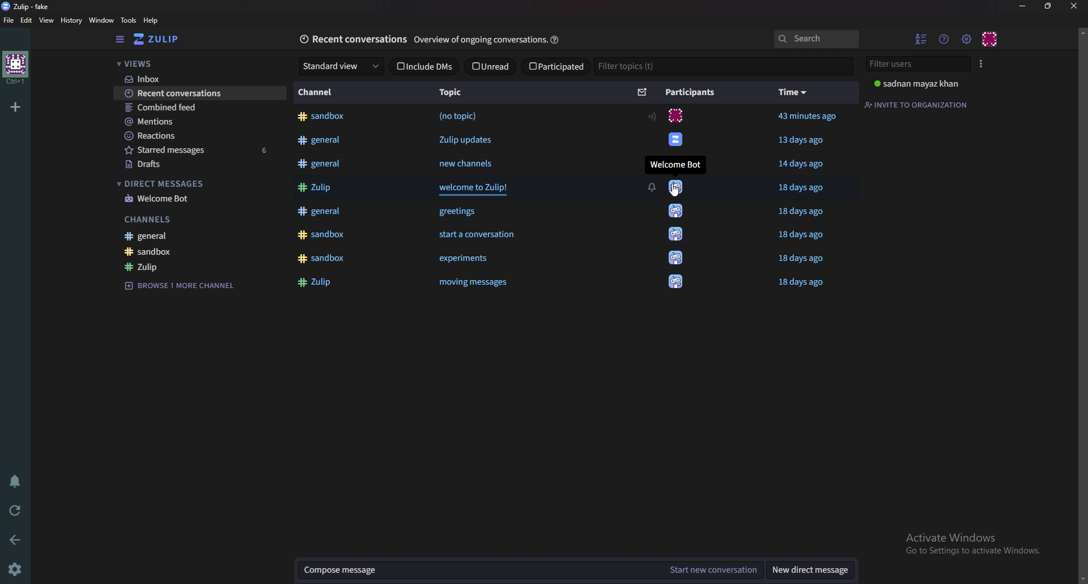 The image size is (1088, 584). I want to click on Participated, so click(555, 67).